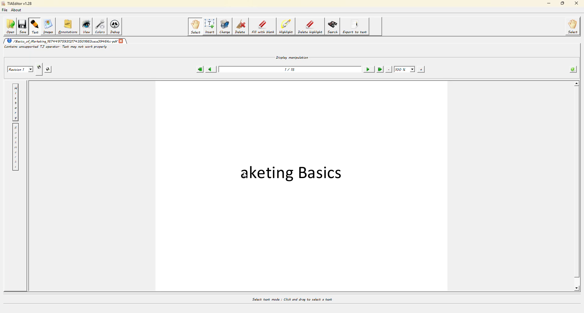 The width and height of the screenshot is (584, 313). What do you see at coordinates (367, 69) in the screenshot?
I see `next page` at bounding box center [367, 69].